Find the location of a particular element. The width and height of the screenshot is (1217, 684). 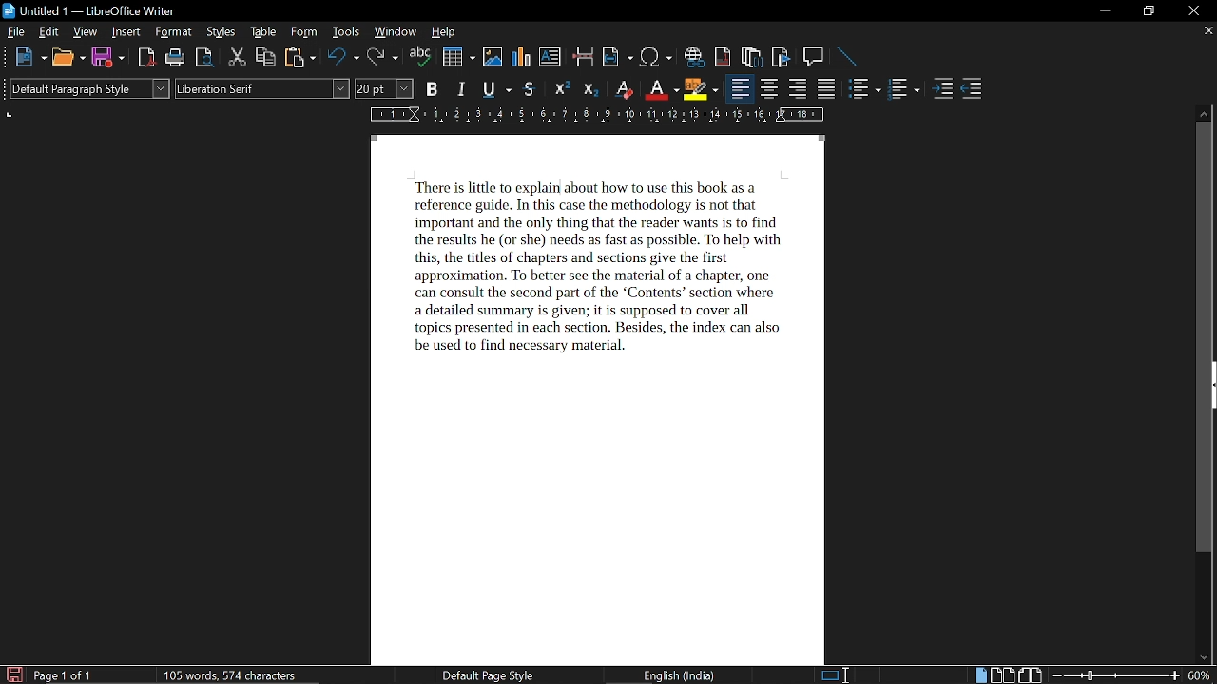

undo is located at coordinates (344, 59).